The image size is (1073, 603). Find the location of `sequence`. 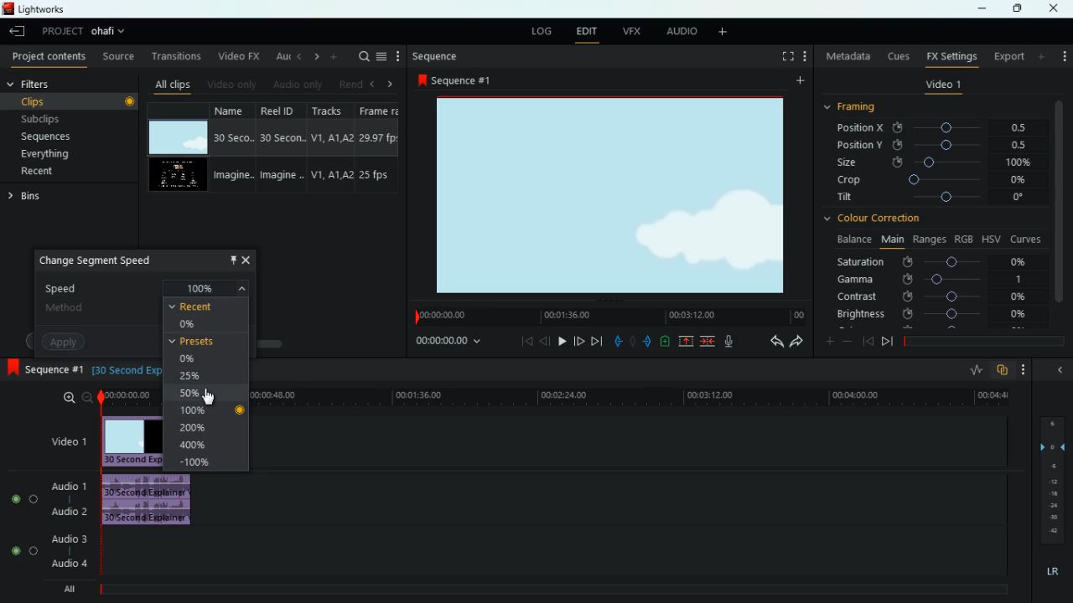

sequence is located at coordinates (454, 80).